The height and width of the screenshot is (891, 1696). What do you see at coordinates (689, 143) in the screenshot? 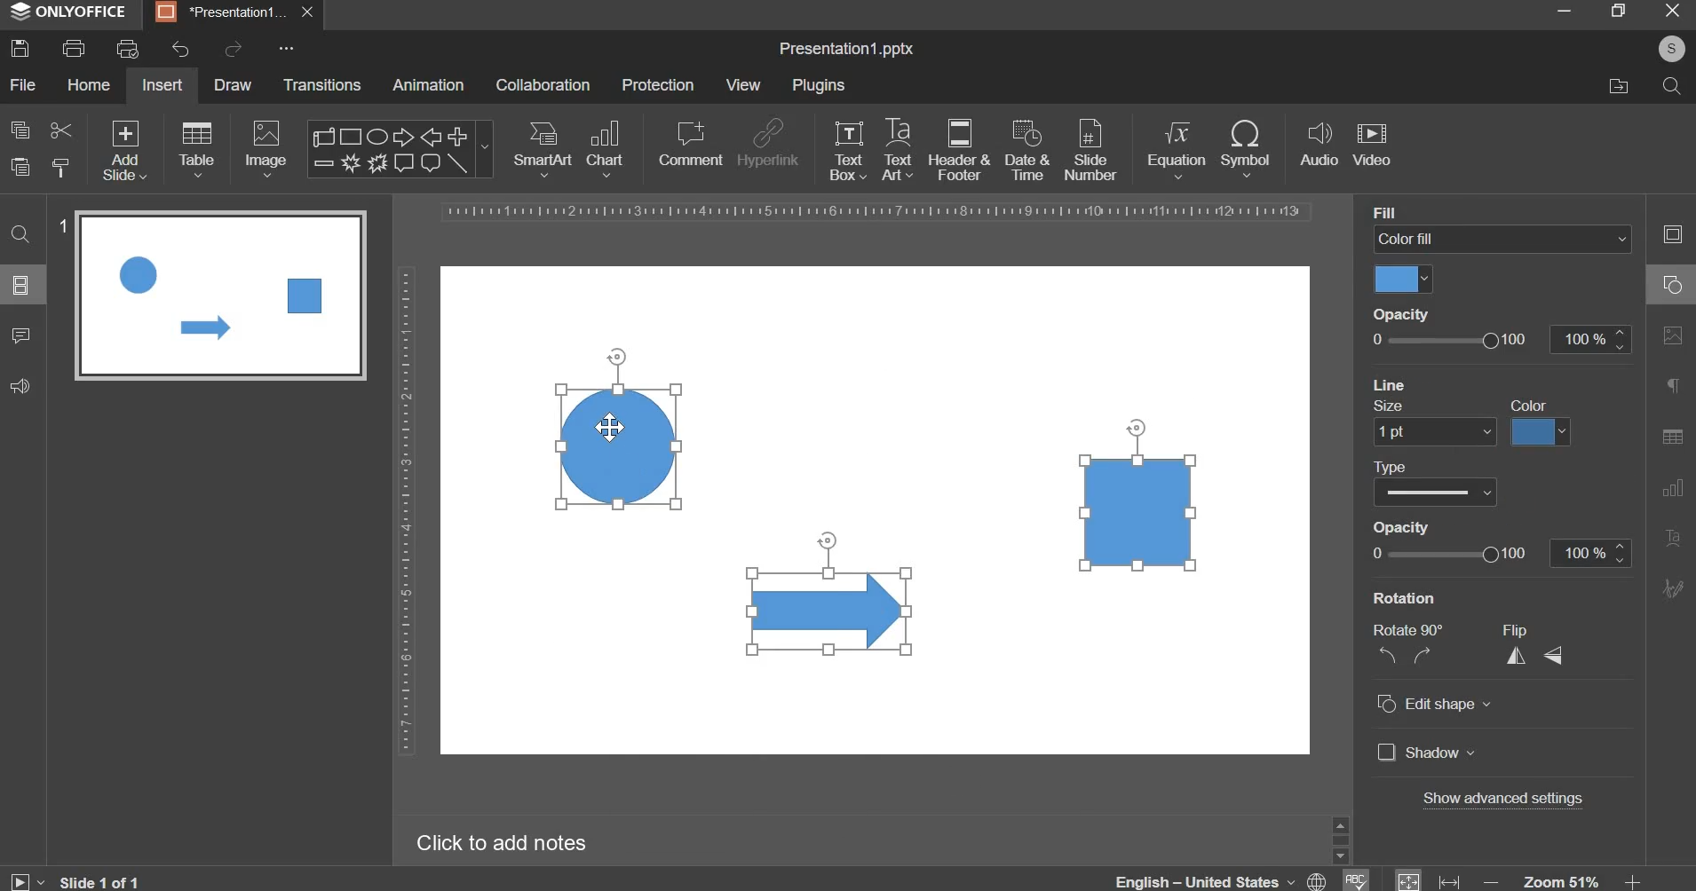
I see `comment` at bounding box center [689, 143].